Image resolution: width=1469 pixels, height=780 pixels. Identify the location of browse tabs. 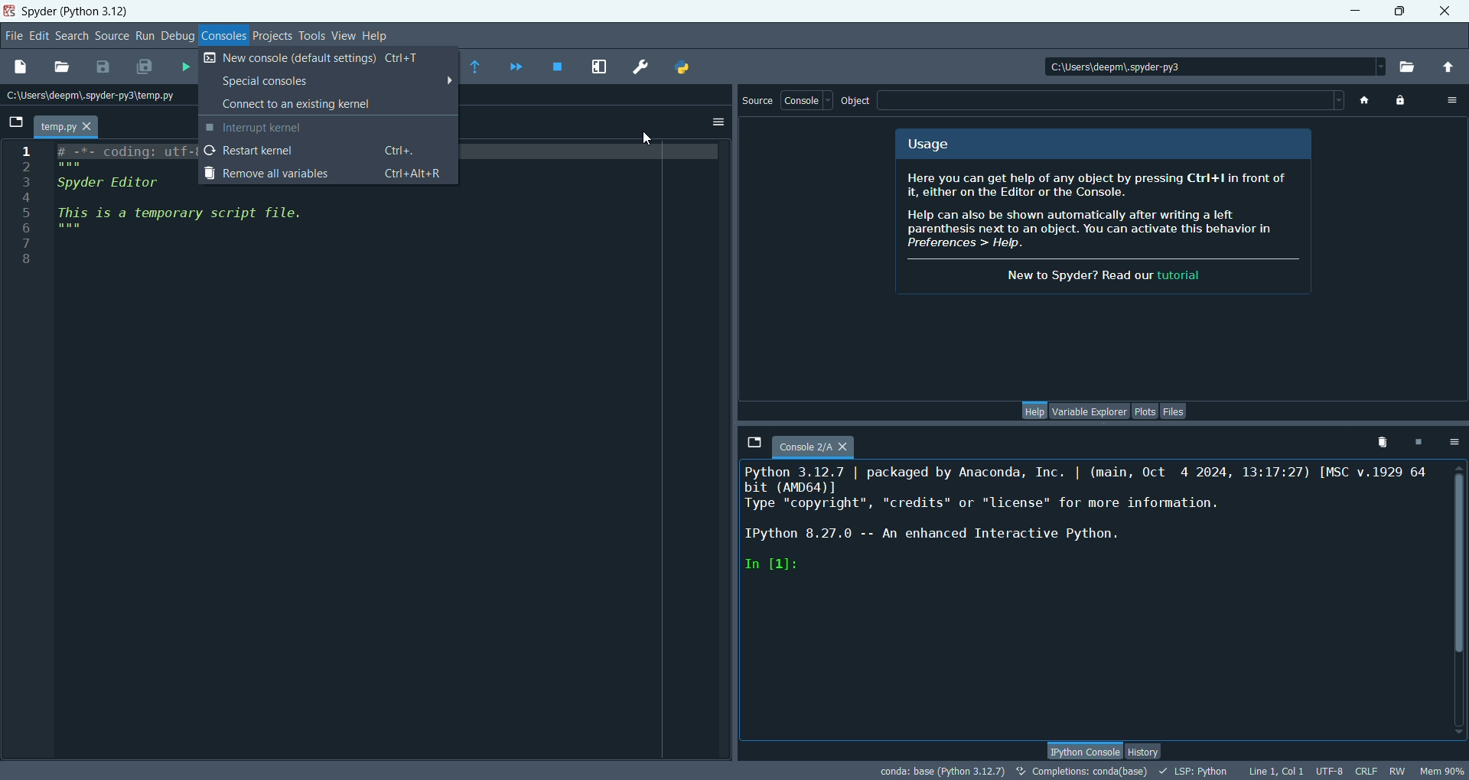
(16, 123).